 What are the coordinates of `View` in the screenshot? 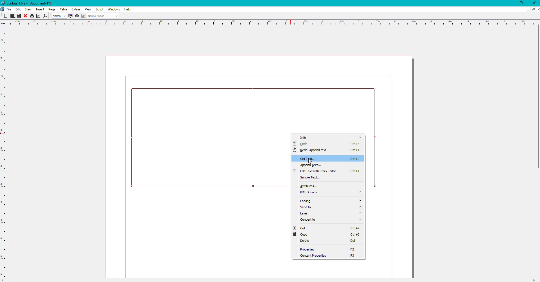 It's located at (76, 17).